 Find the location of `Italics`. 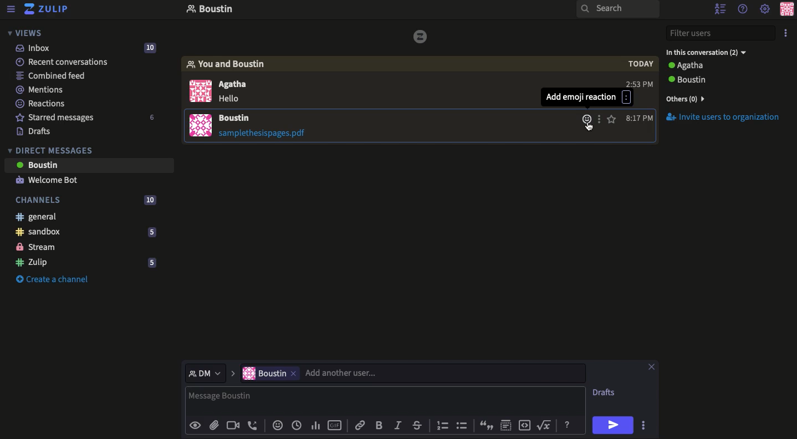

Italics is located at coordinates (397, 425).